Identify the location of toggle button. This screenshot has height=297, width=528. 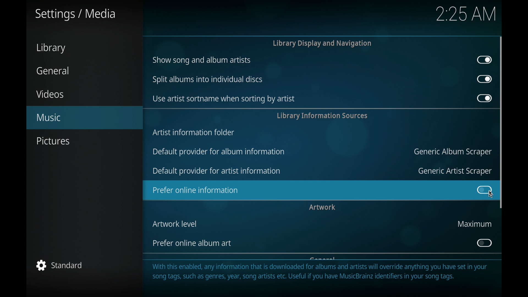
(485, 60).